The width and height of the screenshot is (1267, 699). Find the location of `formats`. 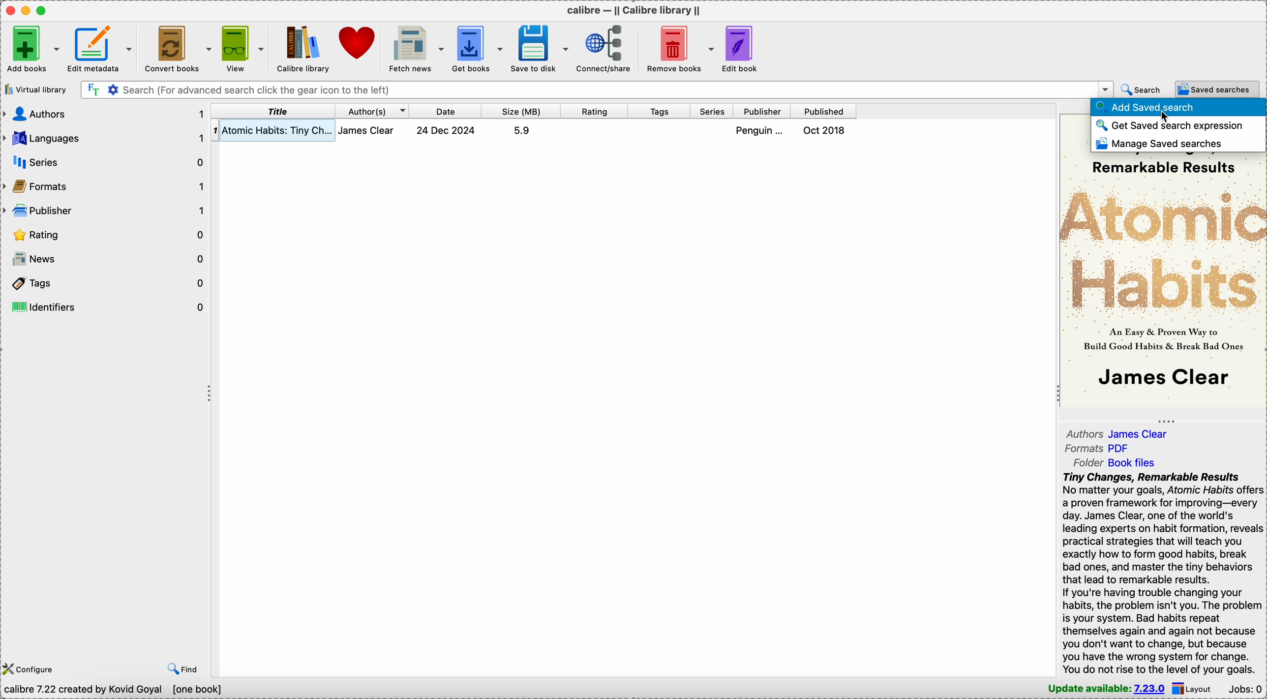

formats is located at coordinates (106, 188).